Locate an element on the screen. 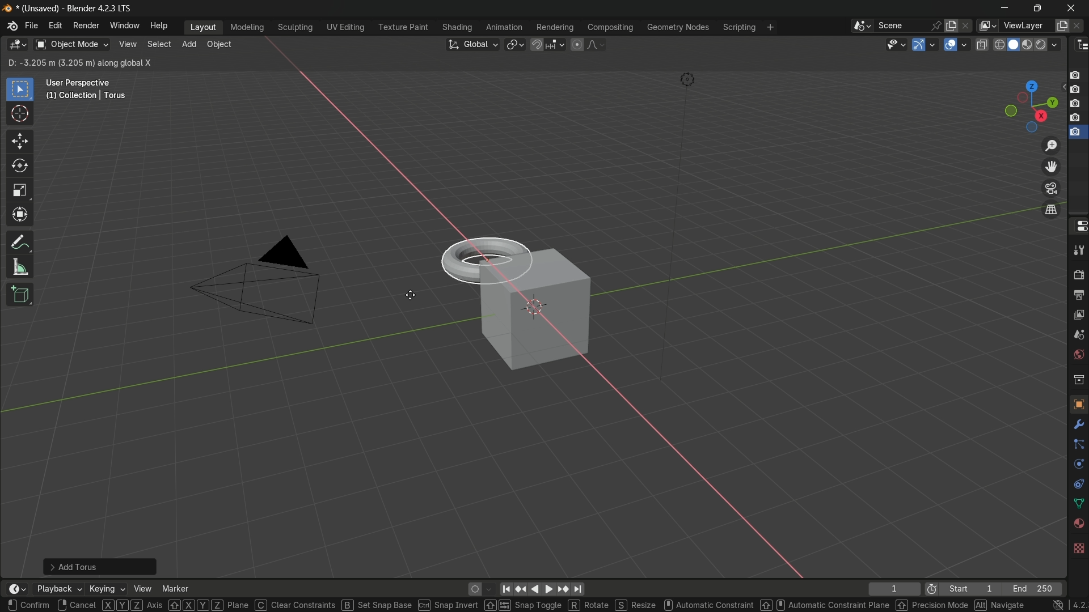 This screenshot has height=612, width=1089. texture is located at coordinates (1078, 547).